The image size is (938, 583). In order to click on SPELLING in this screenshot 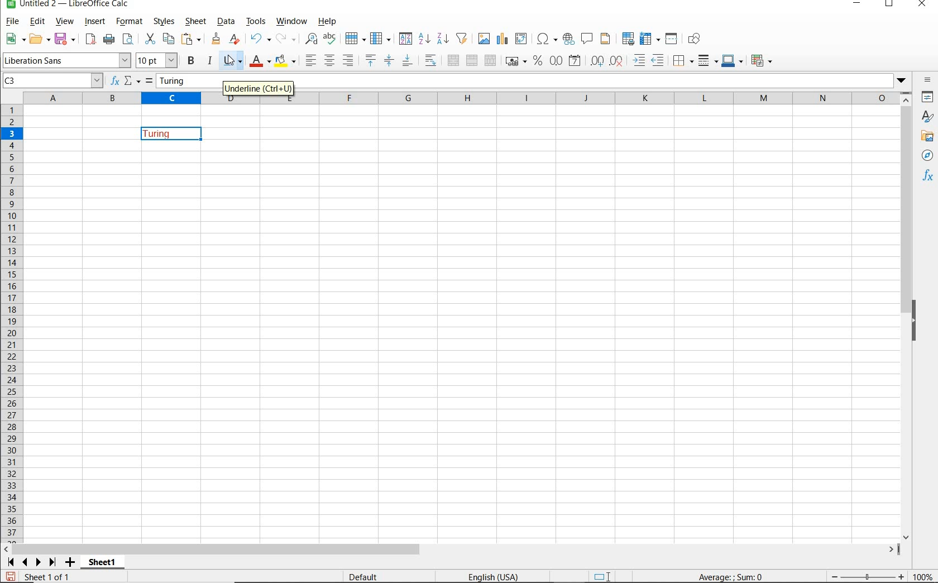, I will do `click(331, 40)`.